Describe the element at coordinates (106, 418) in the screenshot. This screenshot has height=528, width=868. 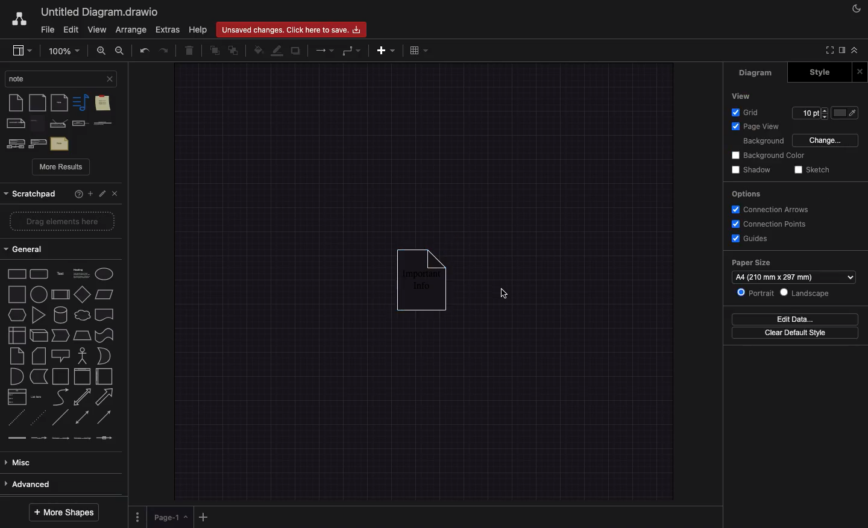
I see `directional connector` at that location.